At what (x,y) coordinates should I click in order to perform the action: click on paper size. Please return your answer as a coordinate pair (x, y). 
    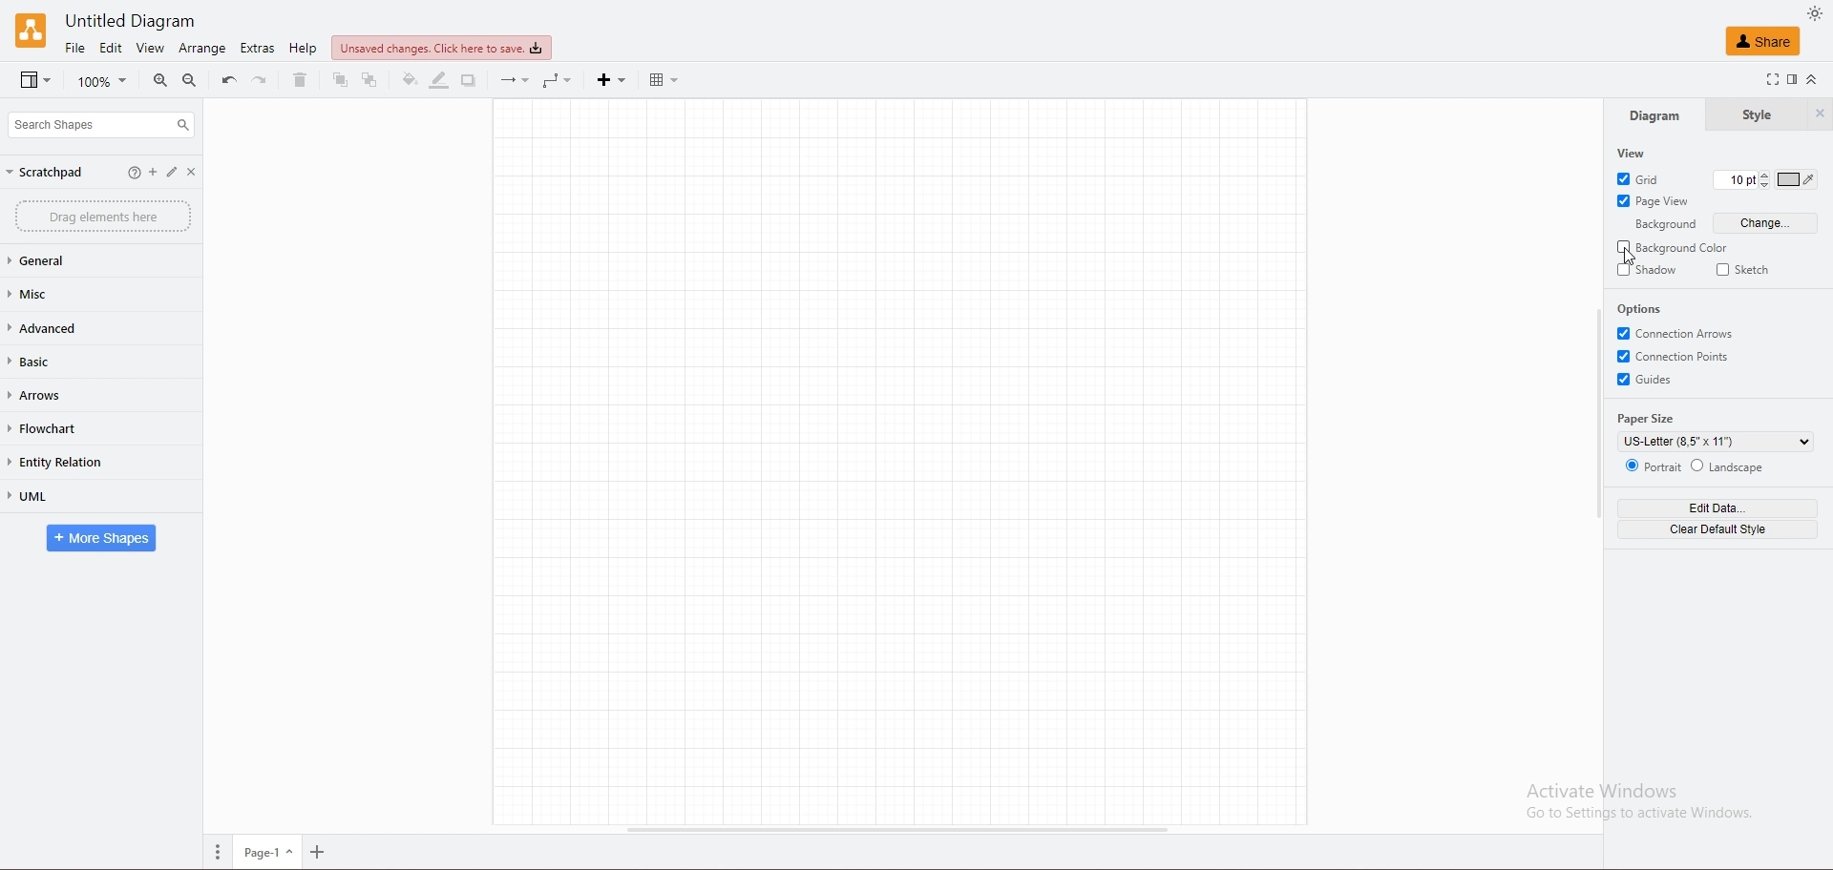
    Looking at the image, I should click on (1650, 419).